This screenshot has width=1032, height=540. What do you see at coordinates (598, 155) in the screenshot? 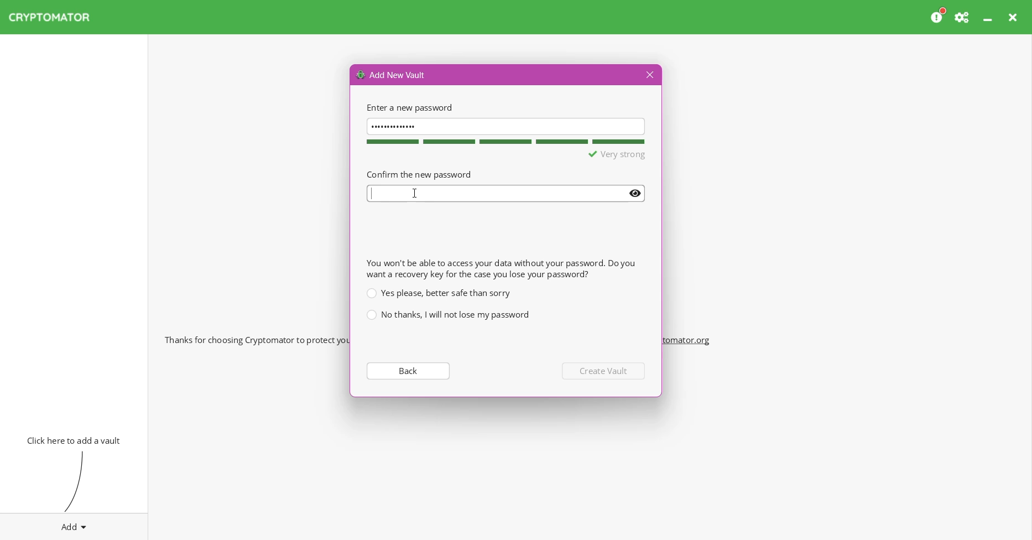
I see `Use atleast 8 characters` at bounding box center [598, 155].